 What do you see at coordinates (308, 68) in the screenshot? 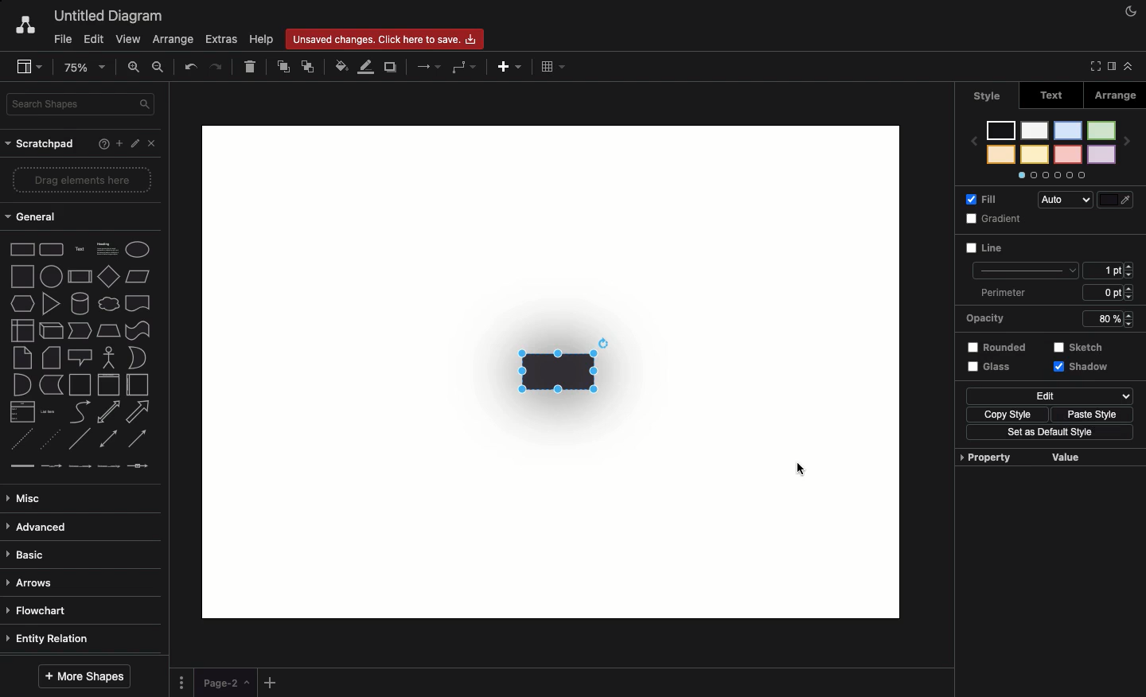
I see `To back` at bounding box center [308, 68].